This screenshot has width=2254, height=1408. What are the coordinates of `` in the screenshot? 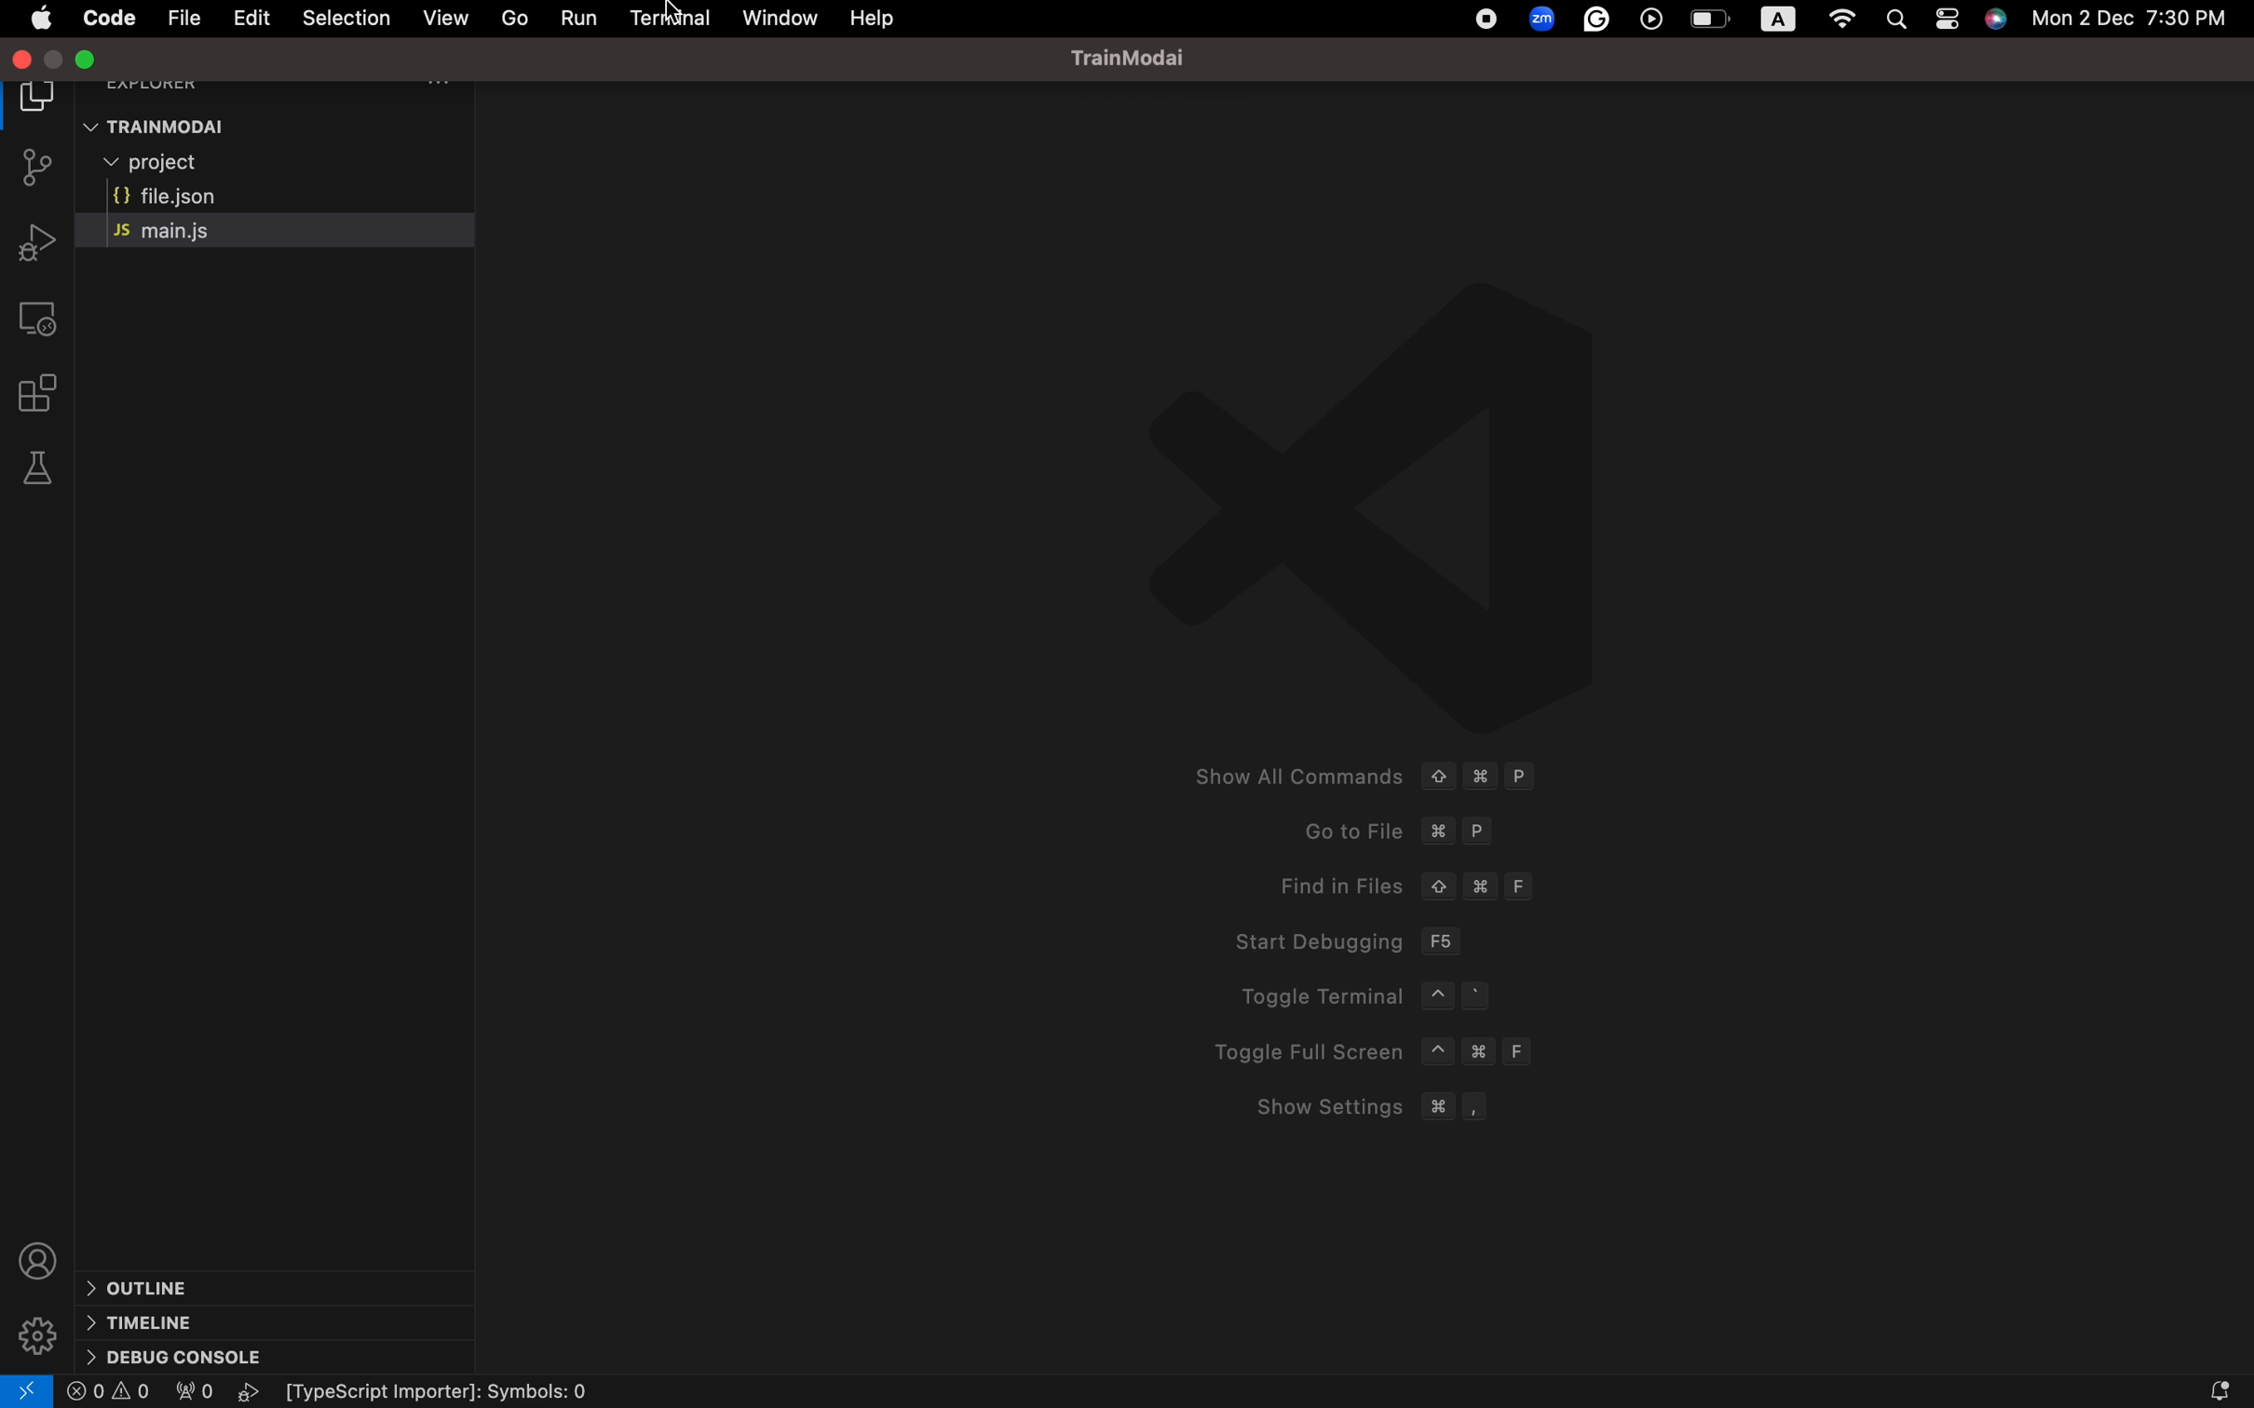 It's located at (177, 1355).